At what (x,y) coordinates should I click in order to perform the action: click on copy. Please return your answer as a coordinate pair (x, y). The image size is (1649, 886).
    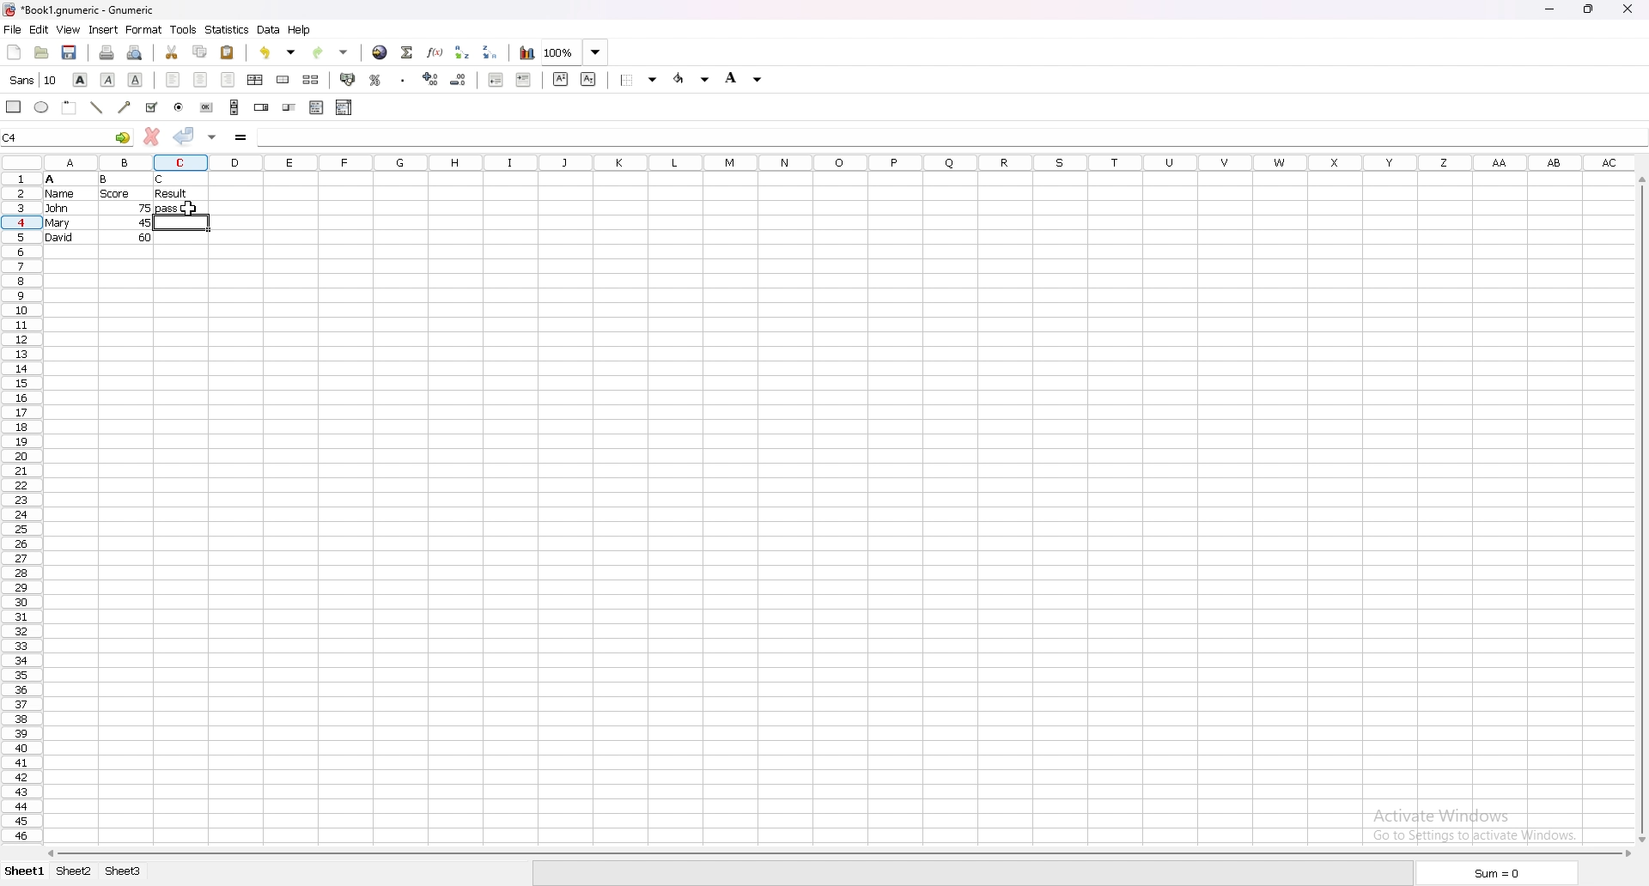
    Looking at the image, I should click on (201, 52).